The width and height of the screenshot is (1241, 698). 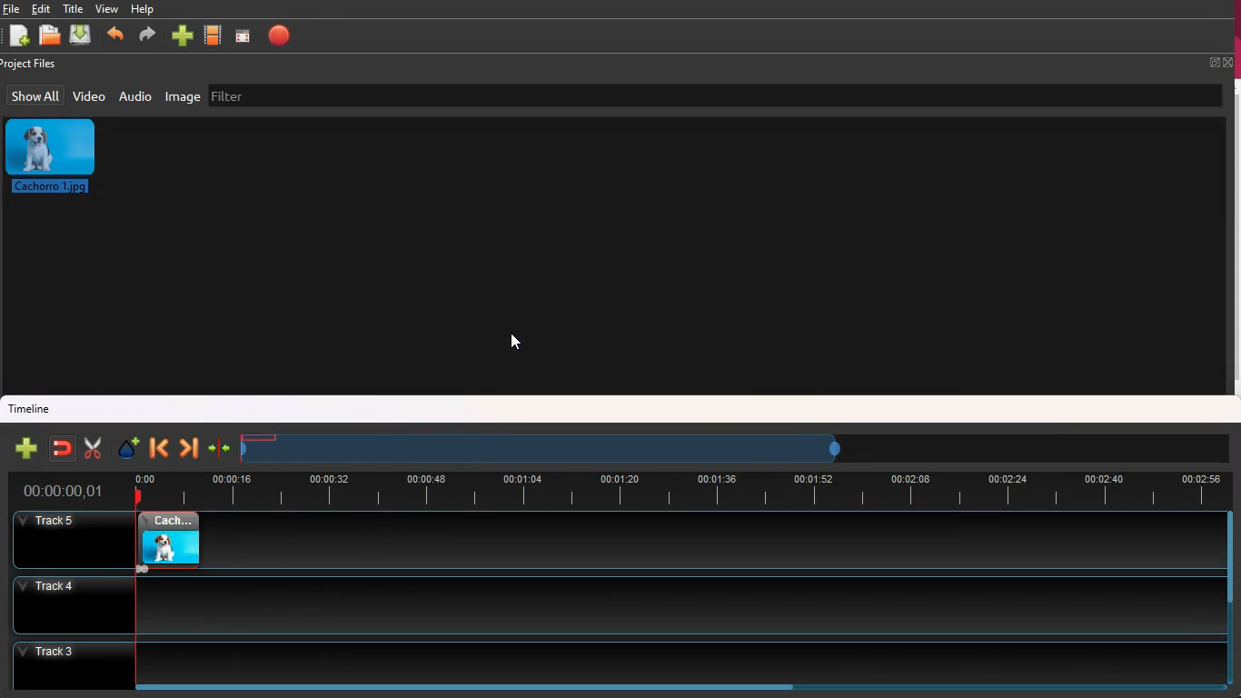 I want to click on fade in, so click(x=144, y=569).